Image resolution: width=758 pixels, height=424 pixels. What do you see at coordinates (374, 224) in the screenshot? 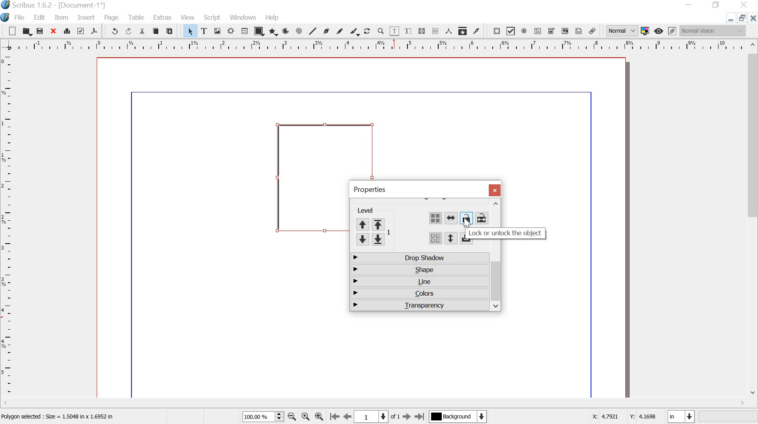
I see `level up` at bounding box center [374, 224].